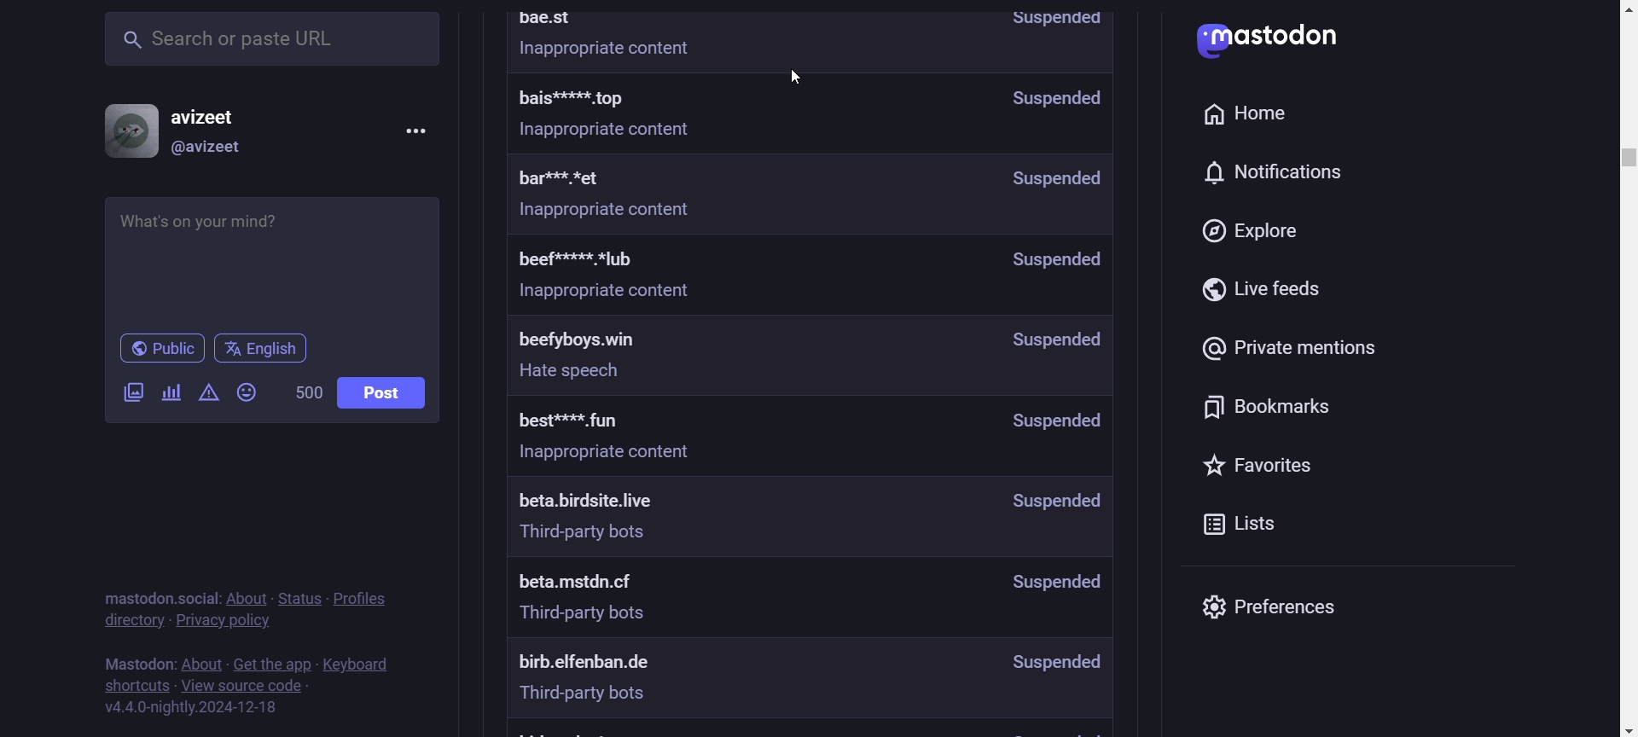 The image size is (1638, 737). Describe the element at coordinates (136, 659) in the screenshot. I see `text` at that location.